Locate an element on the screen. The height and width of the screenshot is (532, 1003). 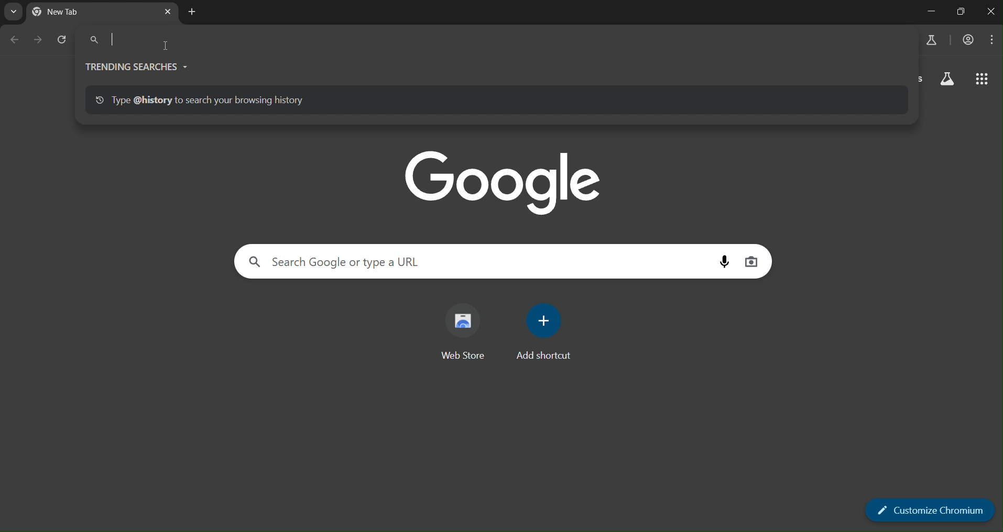
search Google or type a URL is located at coordinates (236, 38).